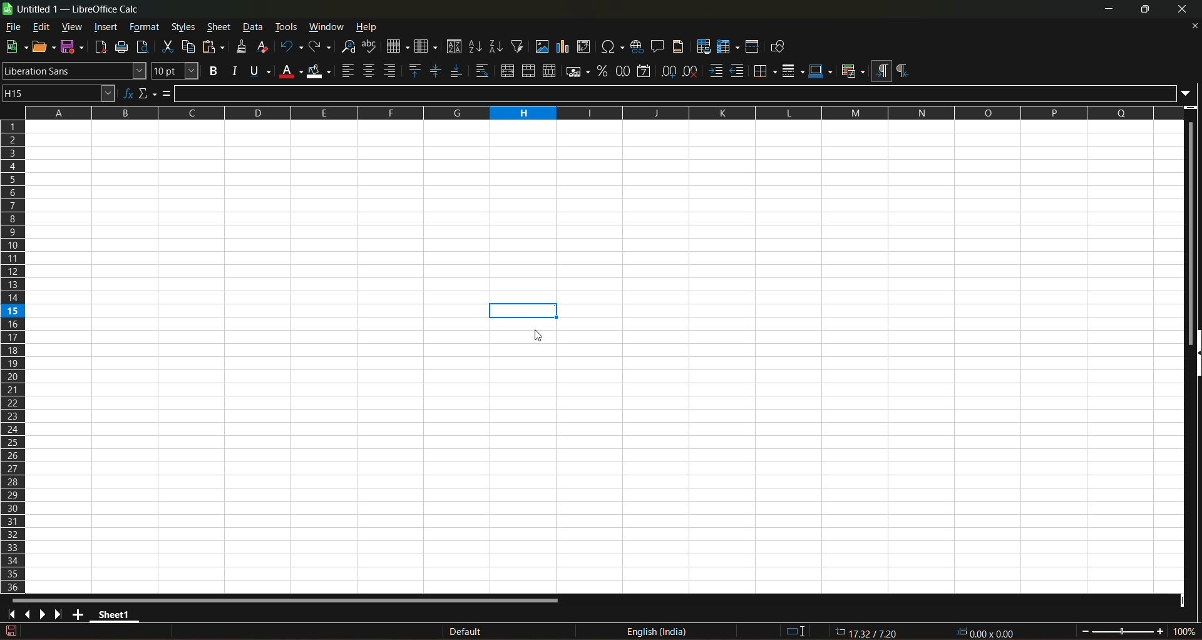 This screenshot has width=1202, height=640. What do you see at coordinates (14, 363) in the screenshot?
I see `columns` at bounding box center [14, 363].